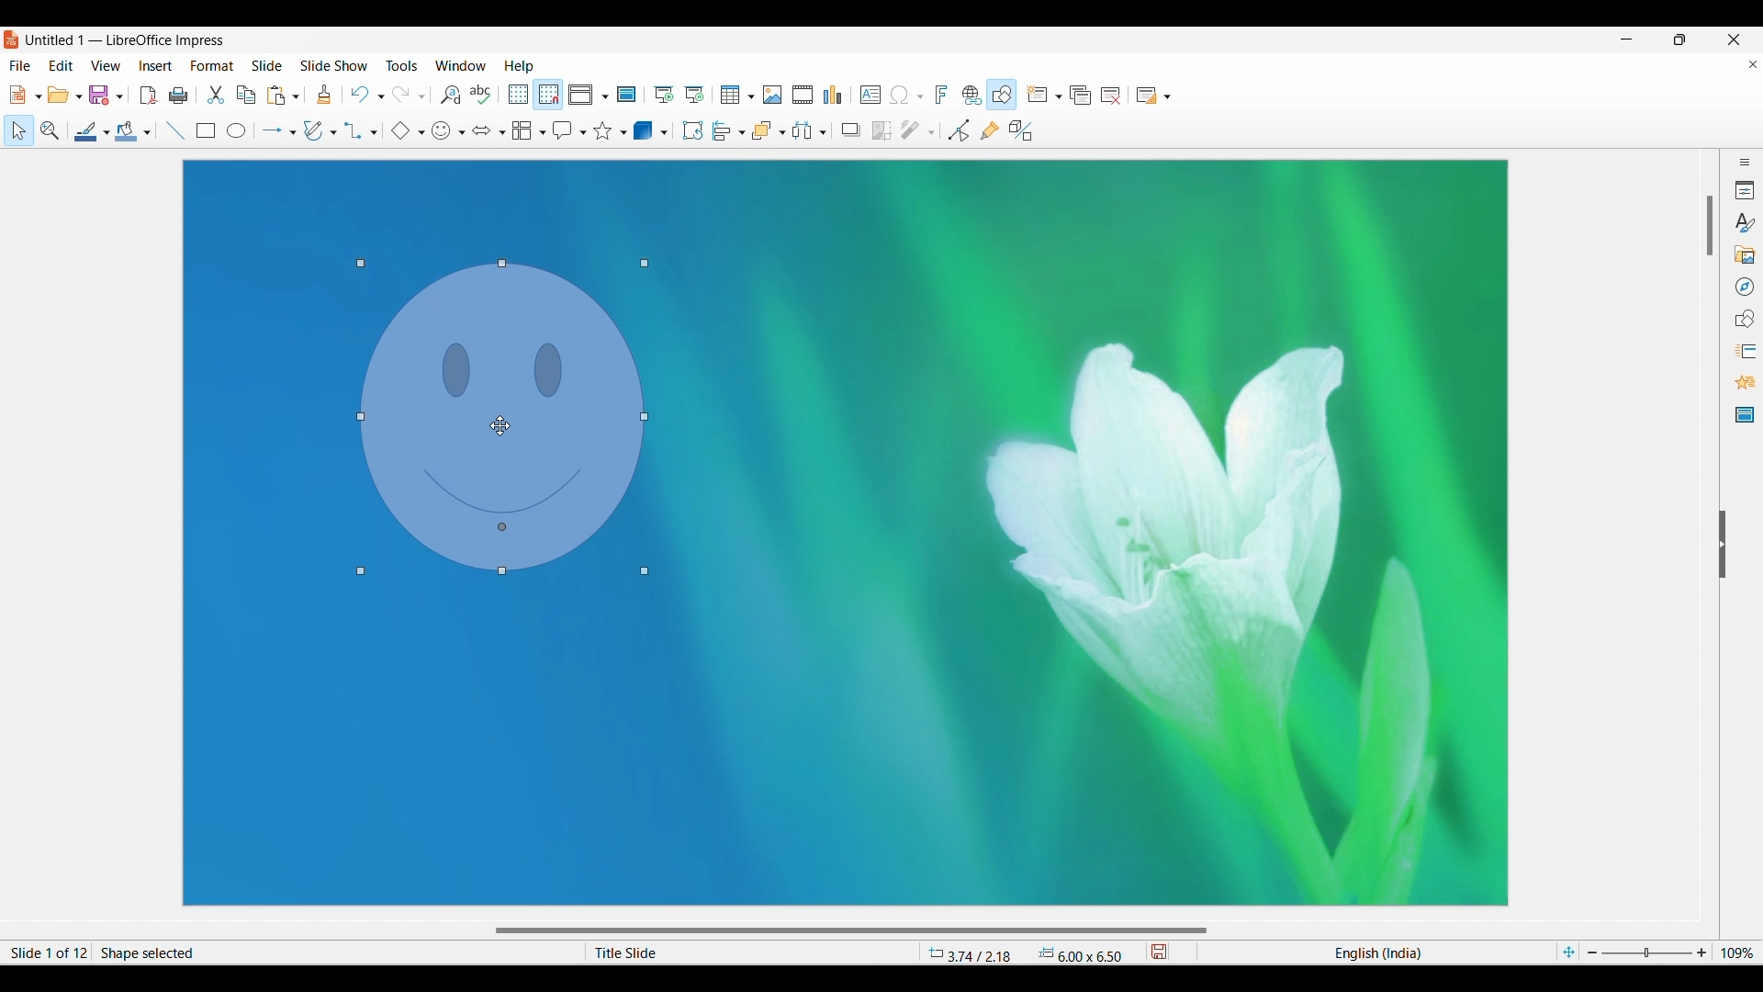 This screenshot has height=992, width=1763. Describe the element at coordinates (86, 131) in the screenshot. I see `Line color selected` at that location.